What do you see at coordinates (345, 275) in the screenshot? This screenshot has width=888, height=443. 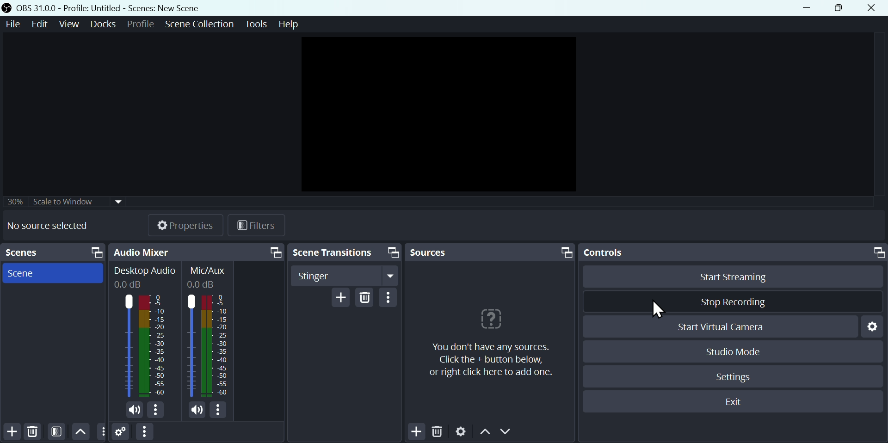 I see `Stinger` at bounding box center [345, 275].